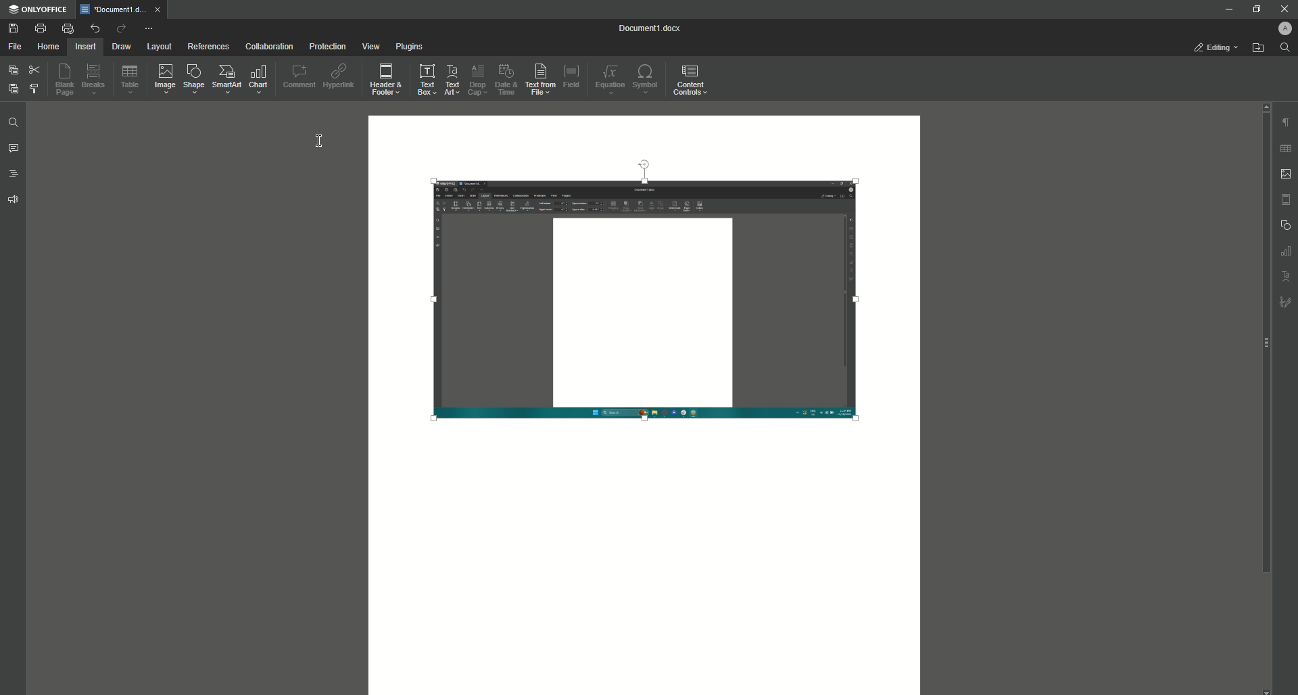 The height and width of the screenshot is (695, 1298). What do you see at coordinates (259, 80) in the screenshot?
I see `Chart` at bounding box center [259, 80].